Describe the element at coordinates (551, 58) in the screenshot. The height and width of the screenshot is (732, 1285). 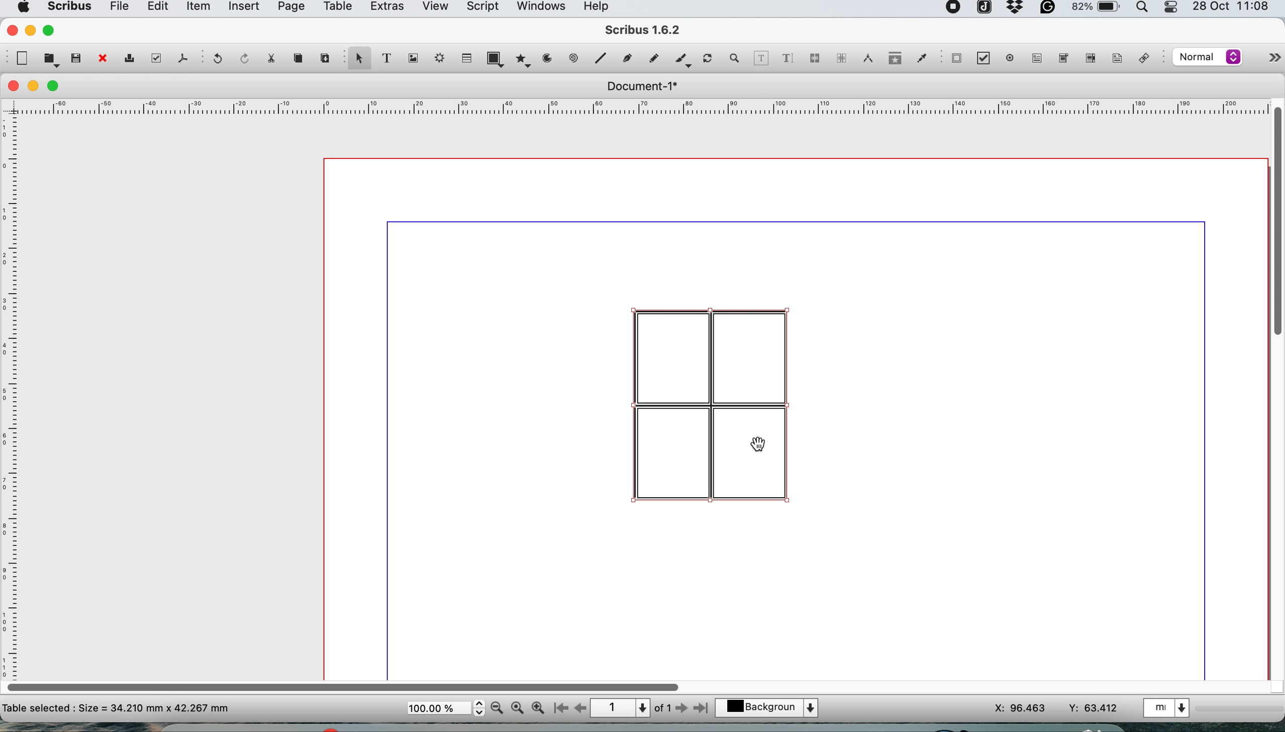
I see `arc` at that location.